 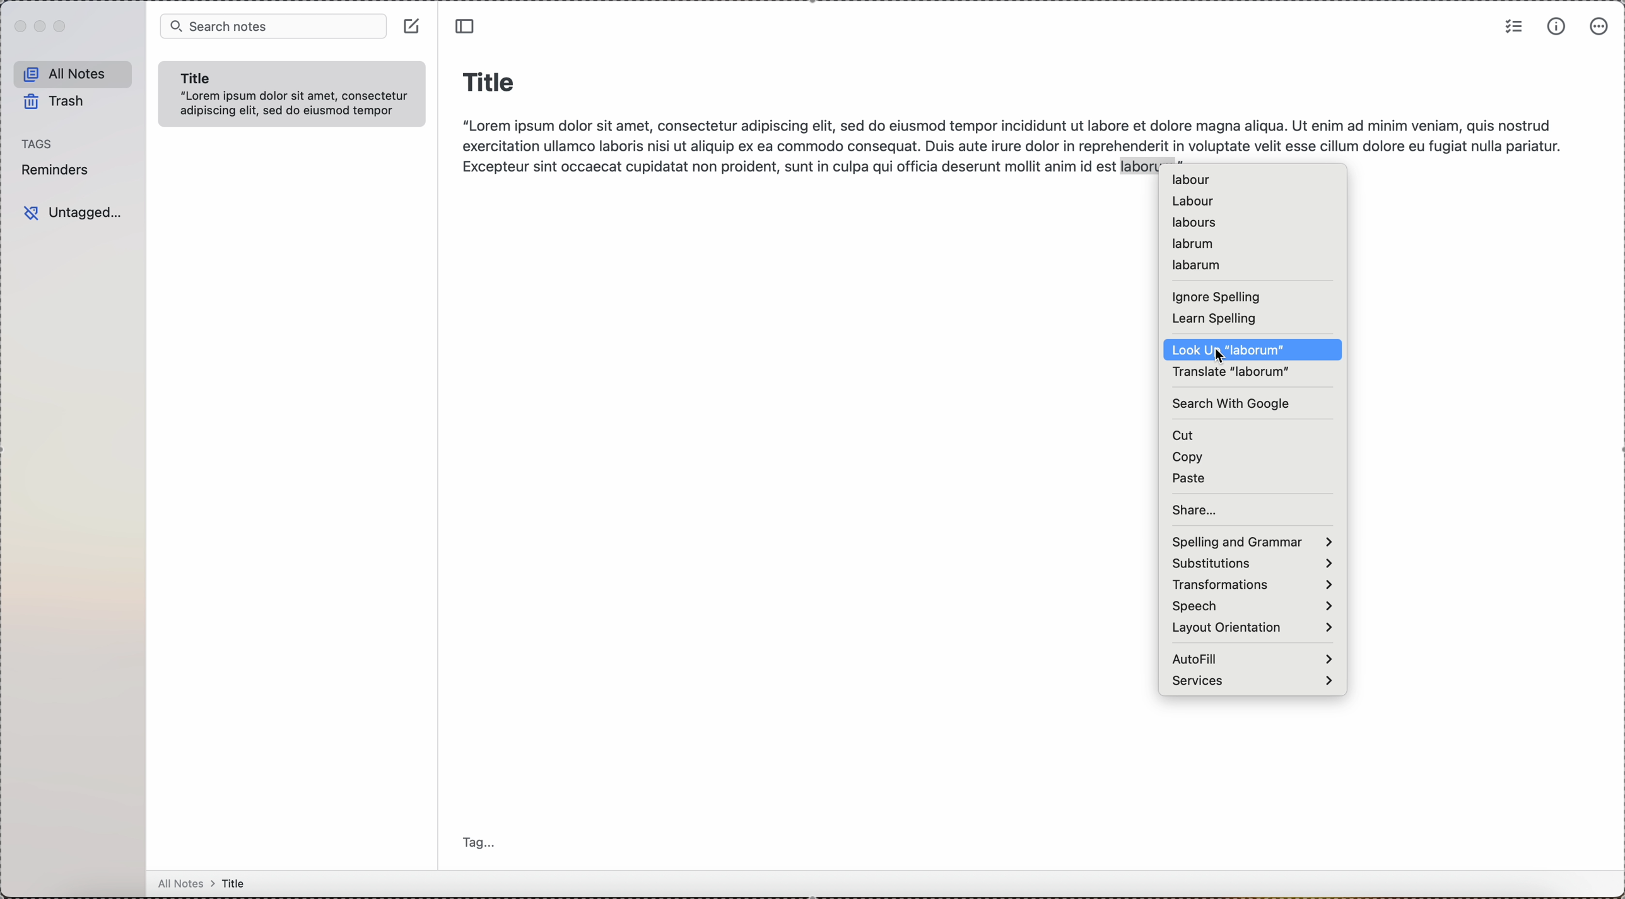 I want to click on create note, so click(x=410, y=25).